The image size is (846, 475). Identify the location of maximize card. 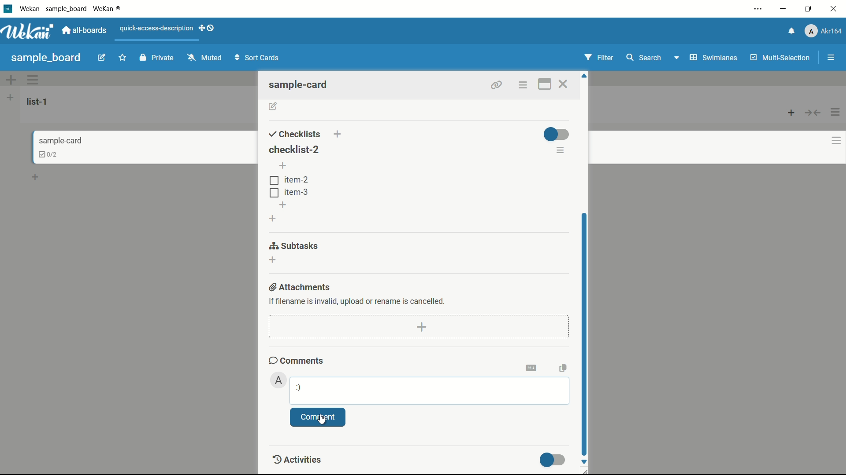
(544, 84).